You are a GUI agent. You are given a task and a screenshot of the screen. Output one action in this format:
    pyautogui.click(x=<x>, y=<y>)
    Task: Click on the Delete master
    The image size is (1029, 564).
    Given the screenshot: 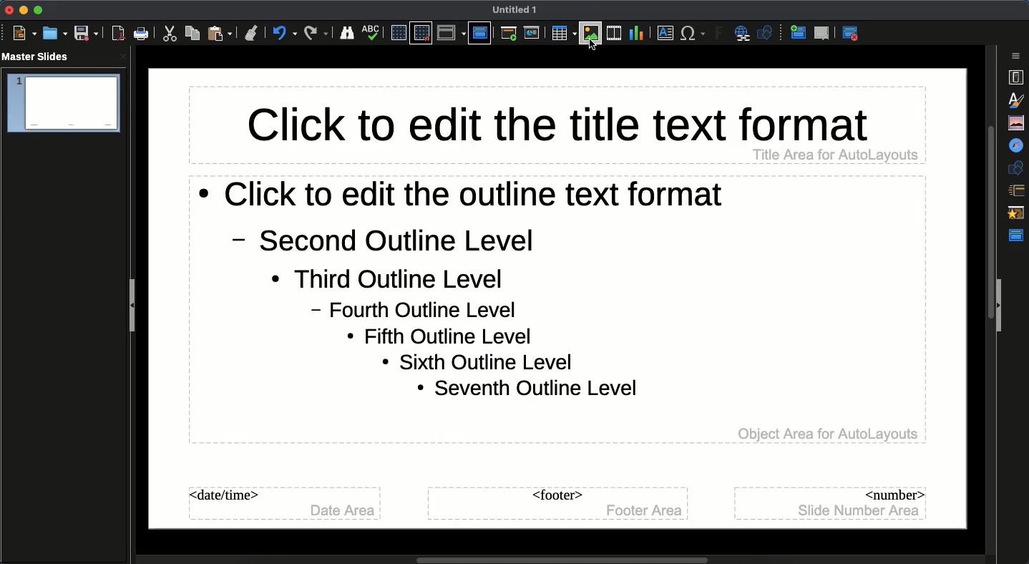 What is the action you would take?
    pyautogui.click(x=822, y=33)
    